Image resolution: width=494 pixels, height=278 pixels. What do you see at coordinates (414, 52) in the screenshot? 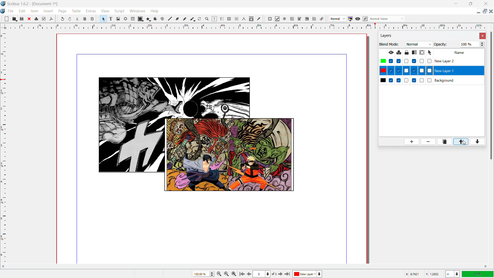
I see `make text in lower layer float around object` at bounding box center [414, 52].